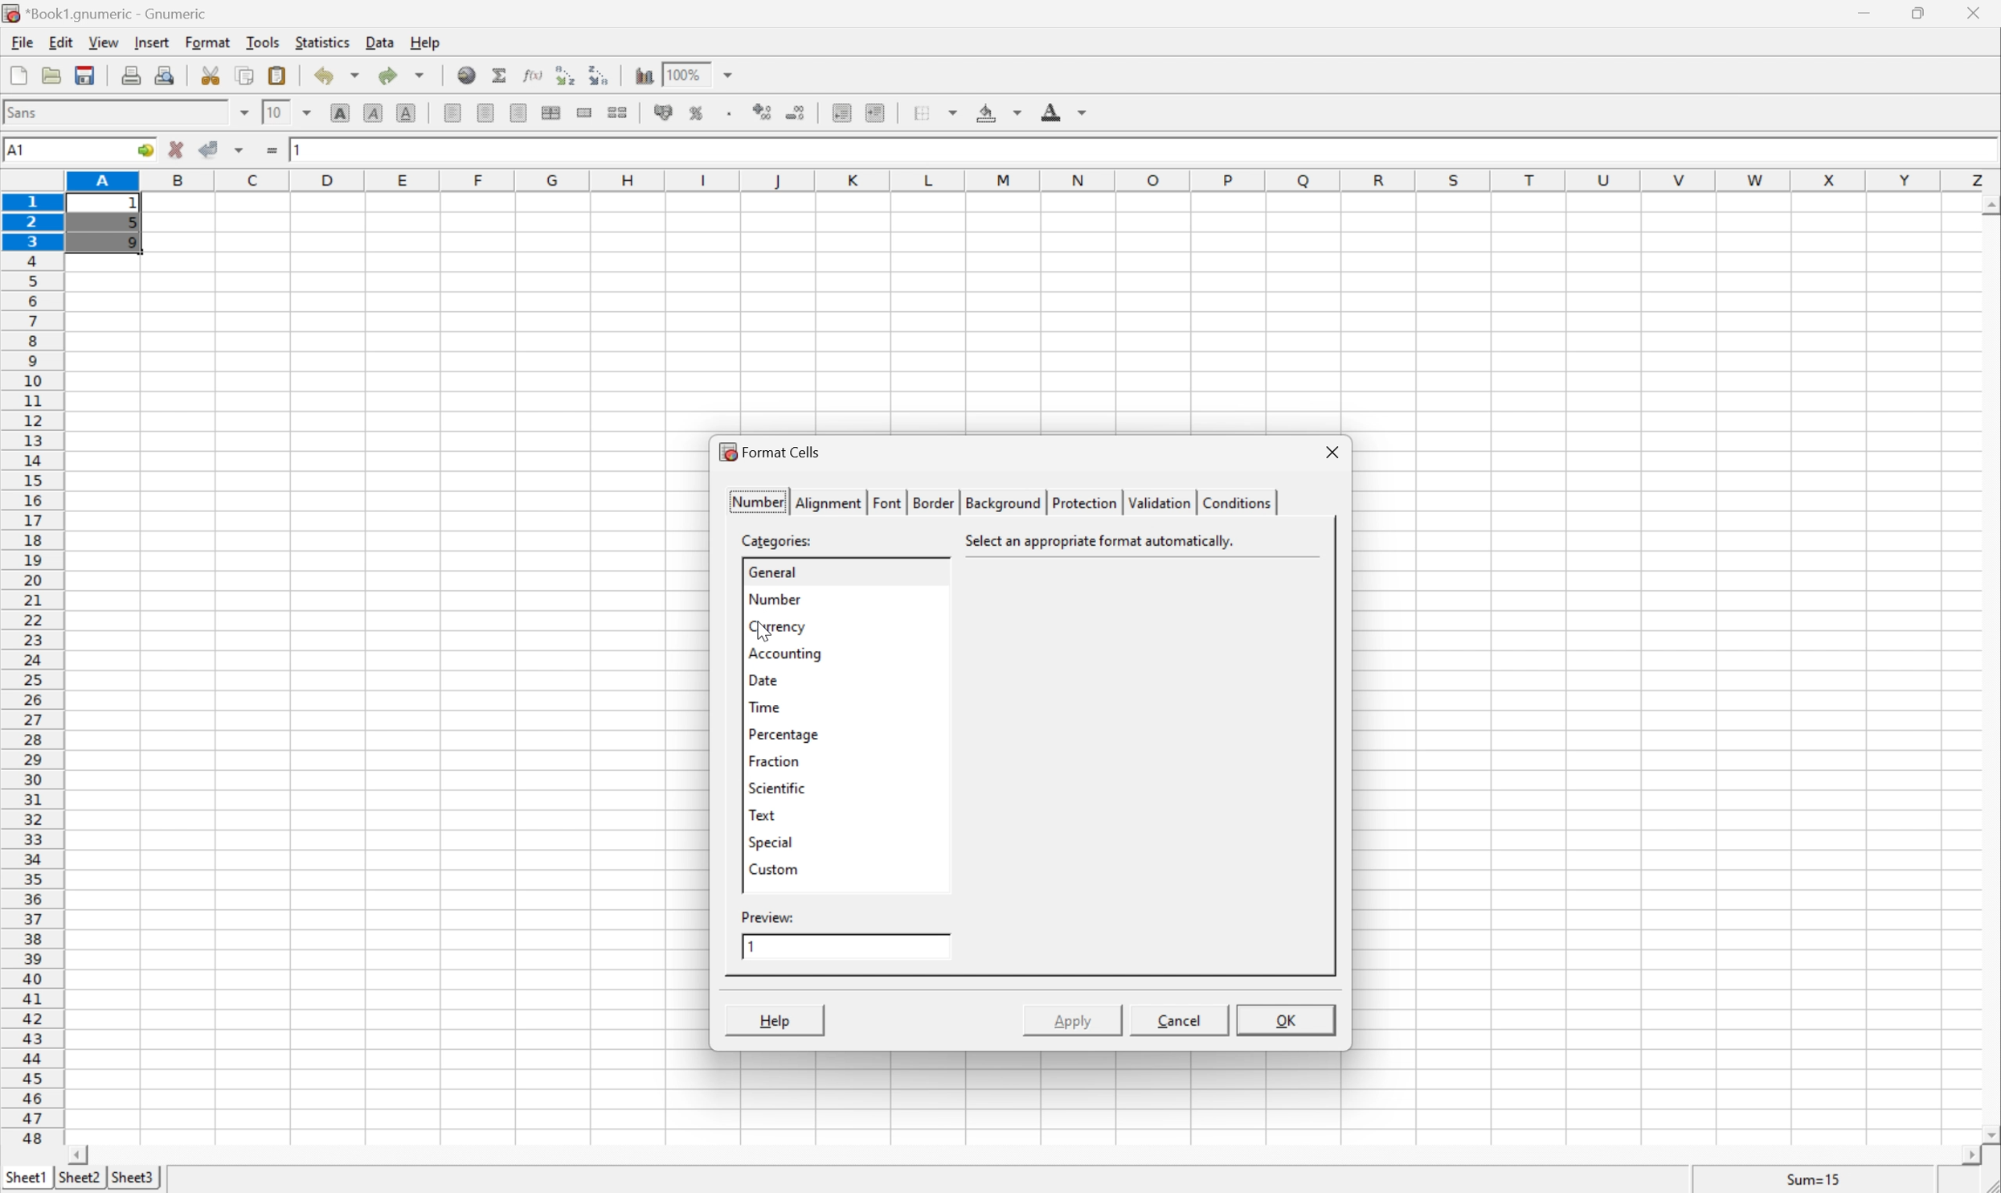 The image size is (2001, 1193). I want to click on close, so click(1332, 453).